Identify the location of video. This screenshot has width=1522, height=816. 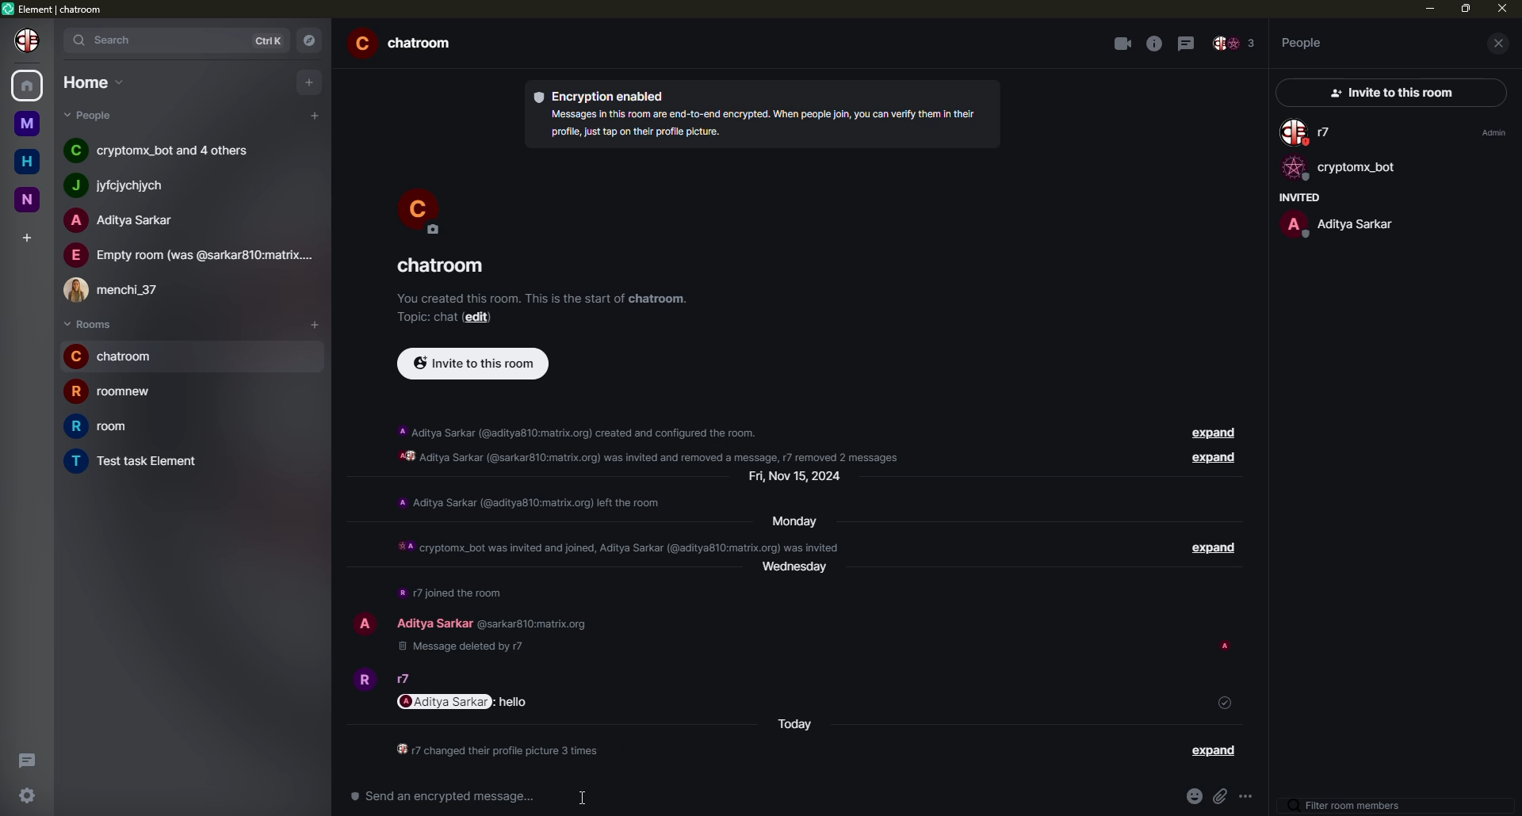
(1121, 44).